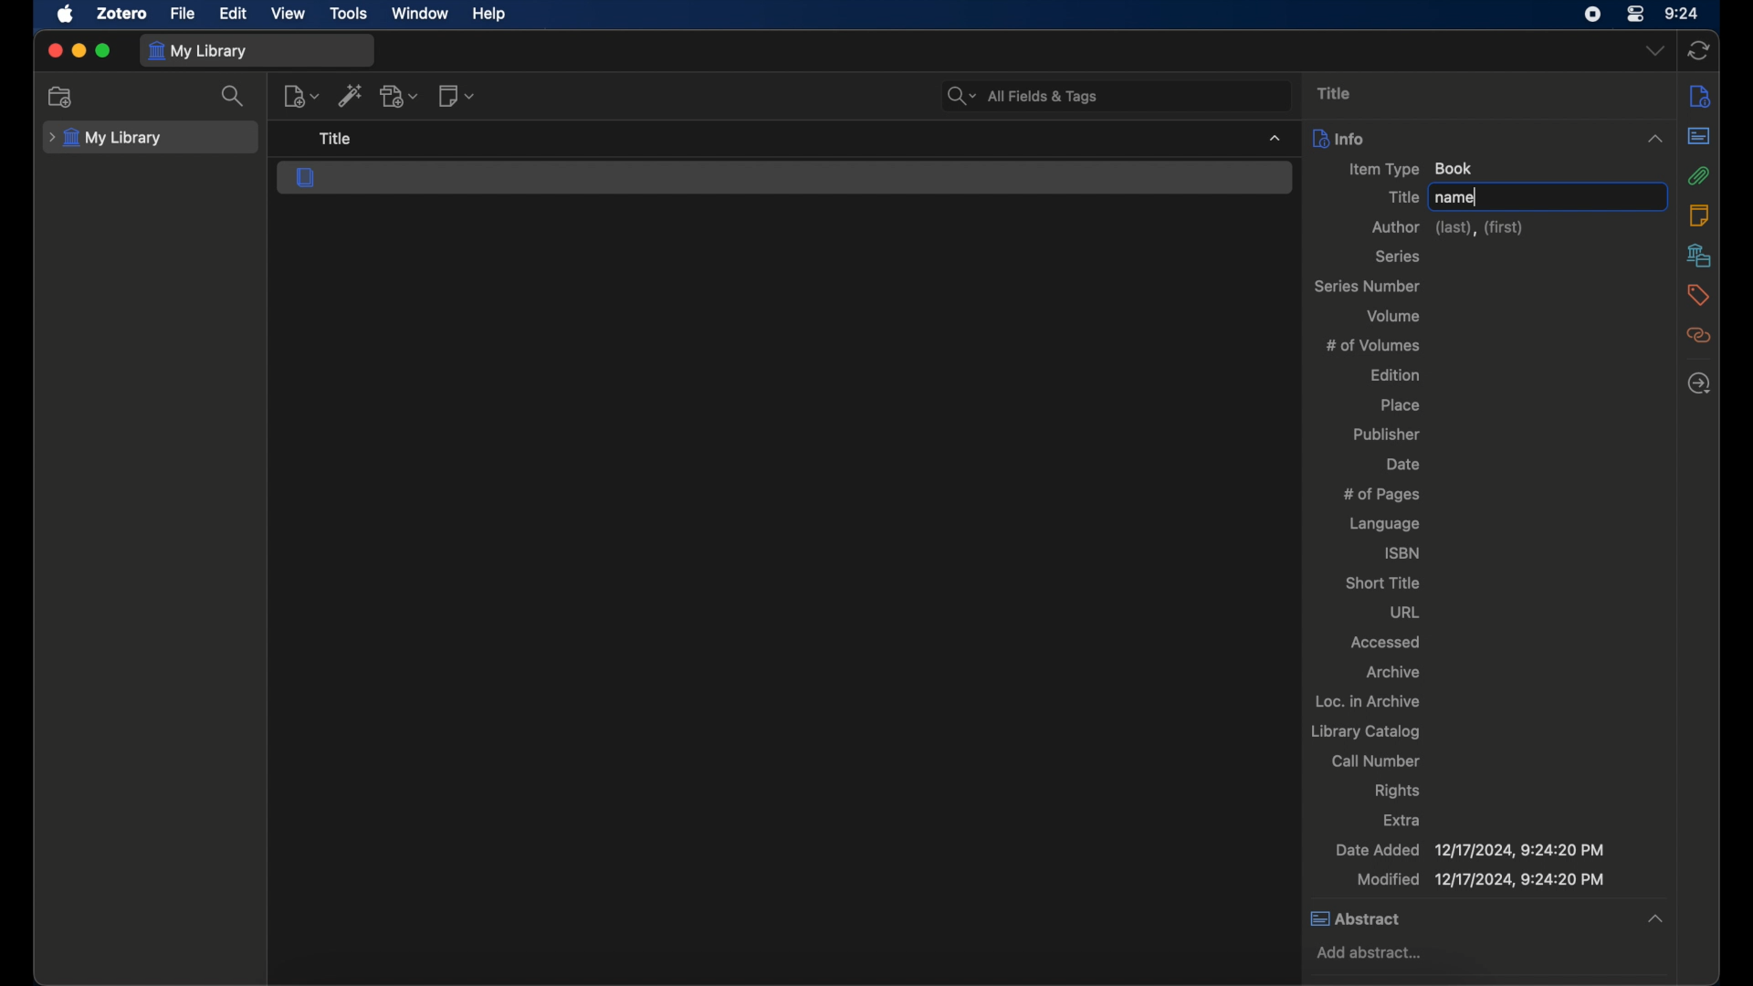 The image size is (1753, 986). I want to click on add items, so click(351, 95).